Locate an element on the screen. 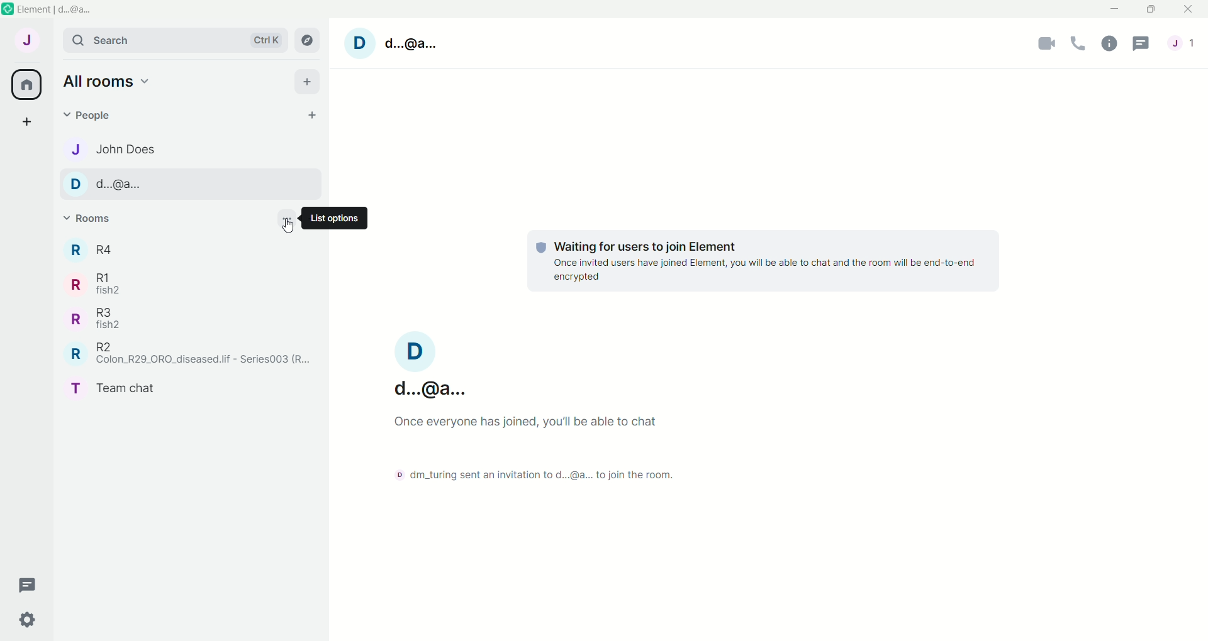 Image resolution: width=1208 pixels, height=641 pixels. Room R2 is located at coordinates (194, 354).